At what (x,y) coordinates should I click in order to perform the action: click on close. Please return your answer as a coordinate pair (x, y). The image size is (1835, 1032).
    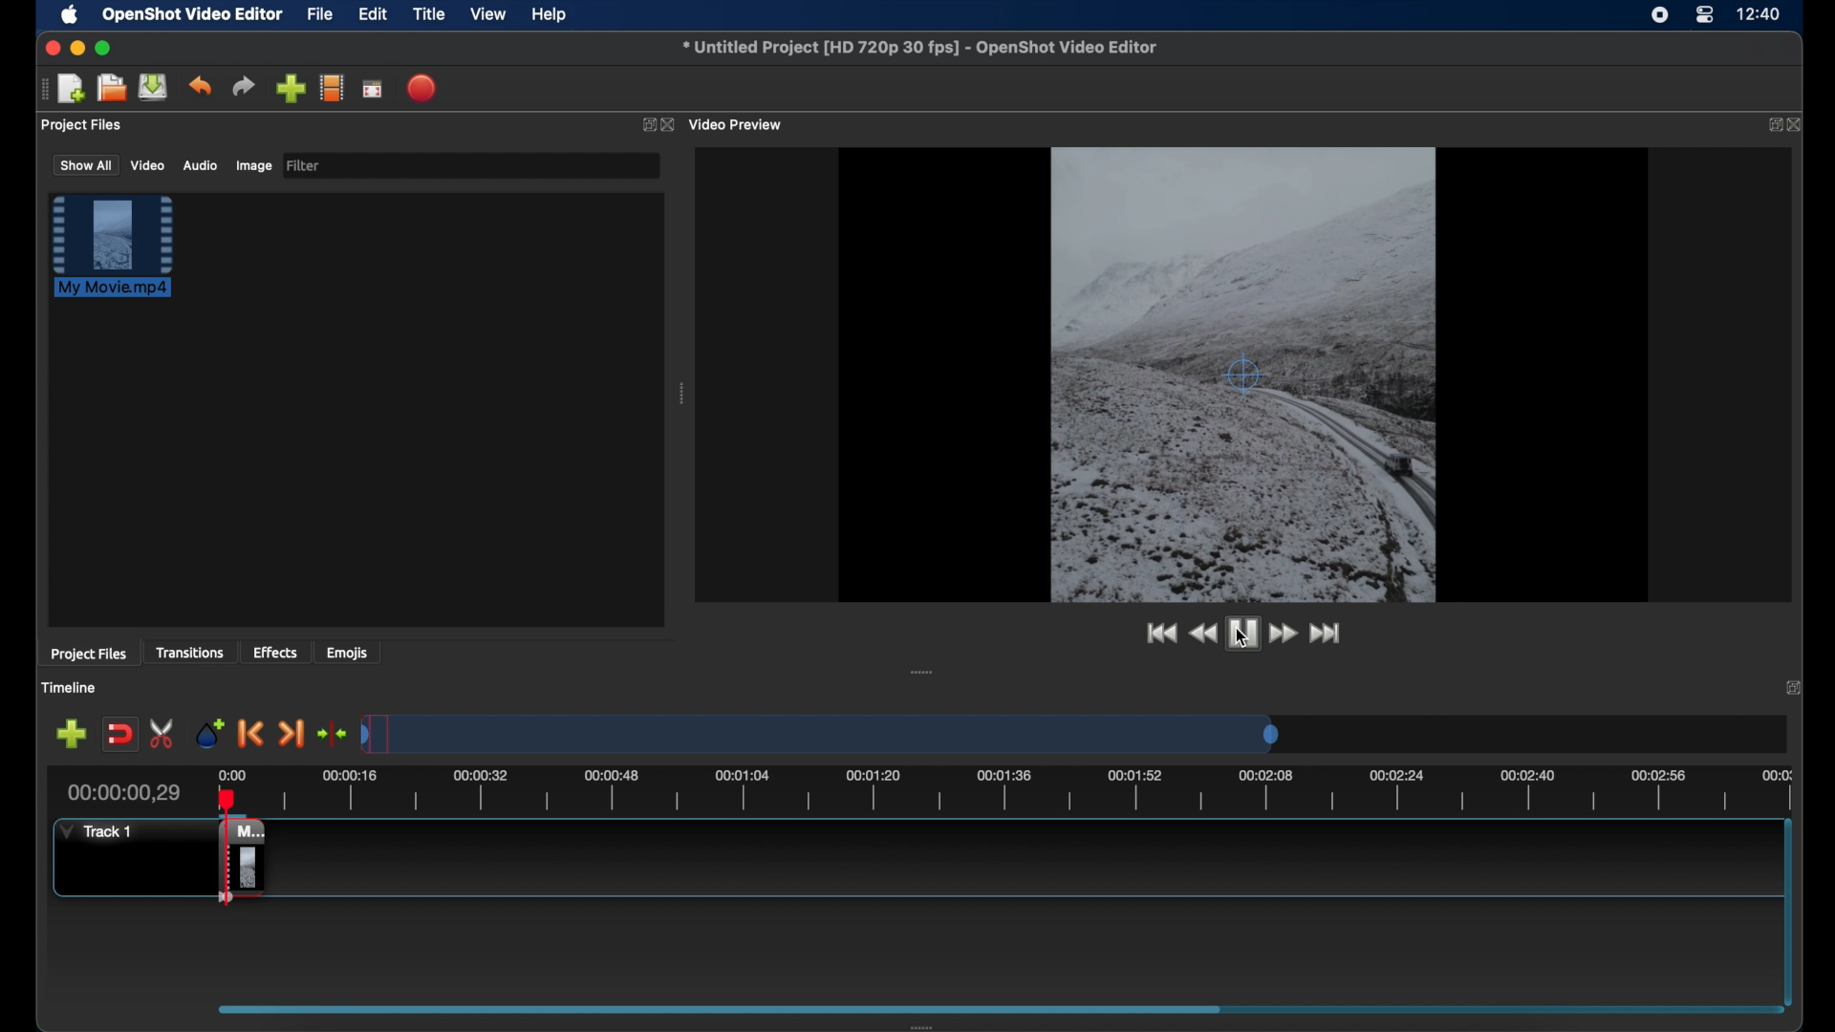
    Looking at the image, I should click on (50, 48).